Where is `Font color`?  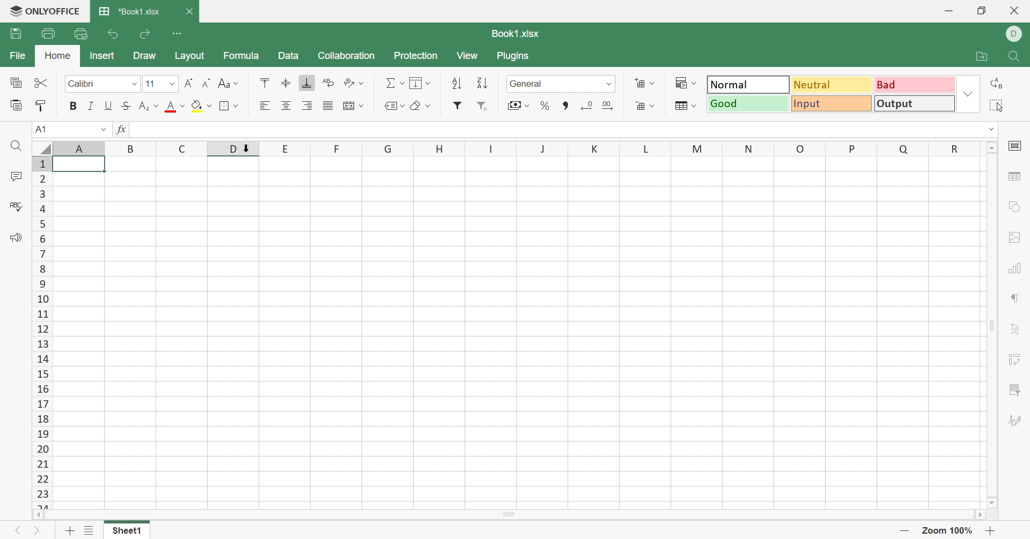 Font color is located at coordinates (172, 106).